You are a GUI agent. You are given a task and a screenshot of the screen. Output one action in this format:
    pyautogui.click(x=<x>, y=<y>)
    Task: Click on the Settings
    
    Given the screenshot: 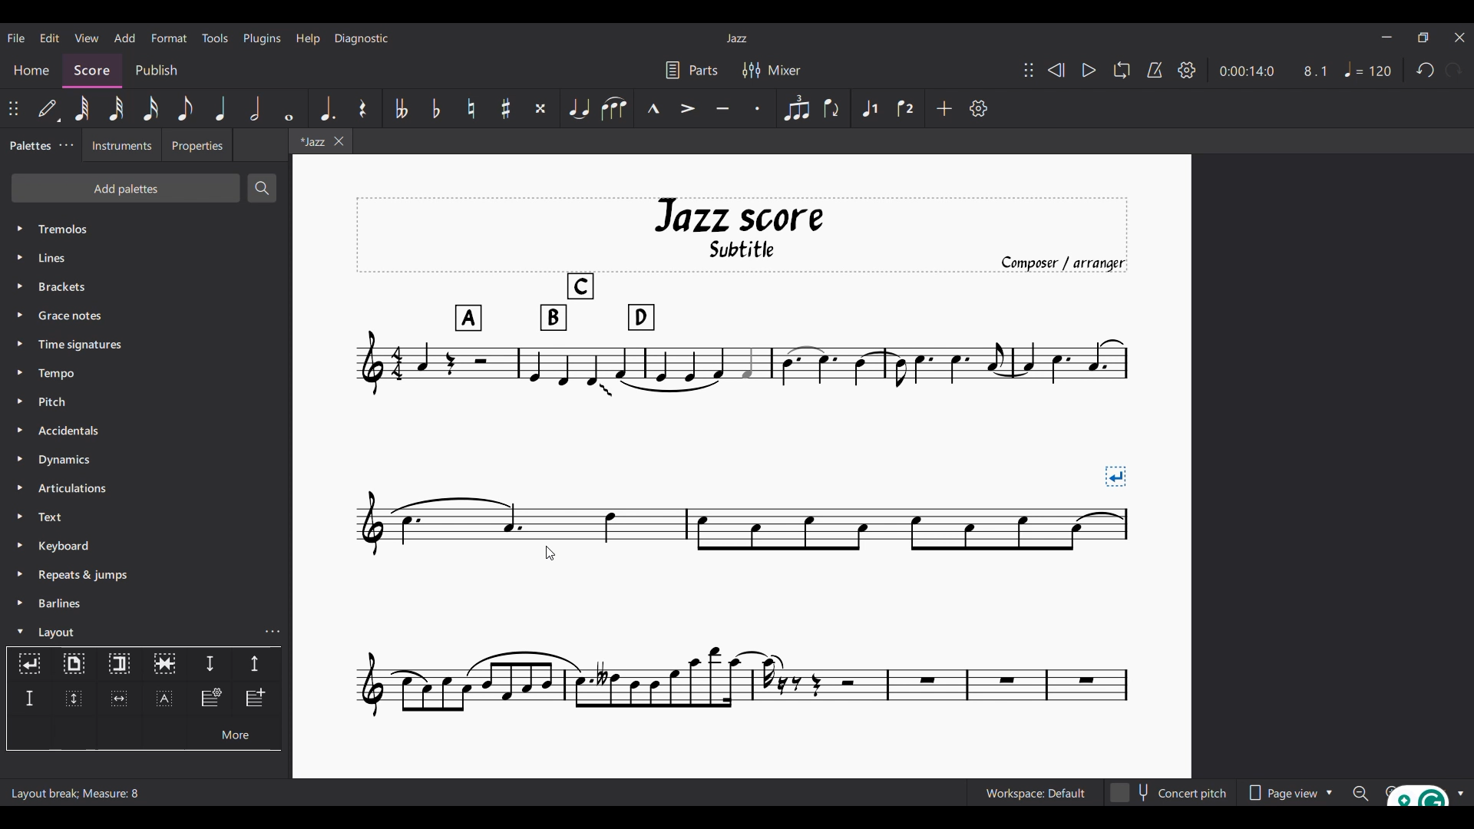 What is the action you would take?
    pyautogui.click(x=1187, y=71)
    